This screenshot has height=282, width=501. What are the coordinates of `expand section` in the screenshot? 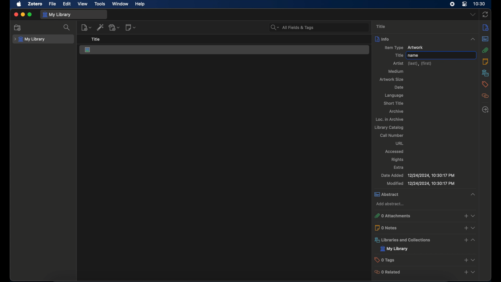 It's located at (475, 273).